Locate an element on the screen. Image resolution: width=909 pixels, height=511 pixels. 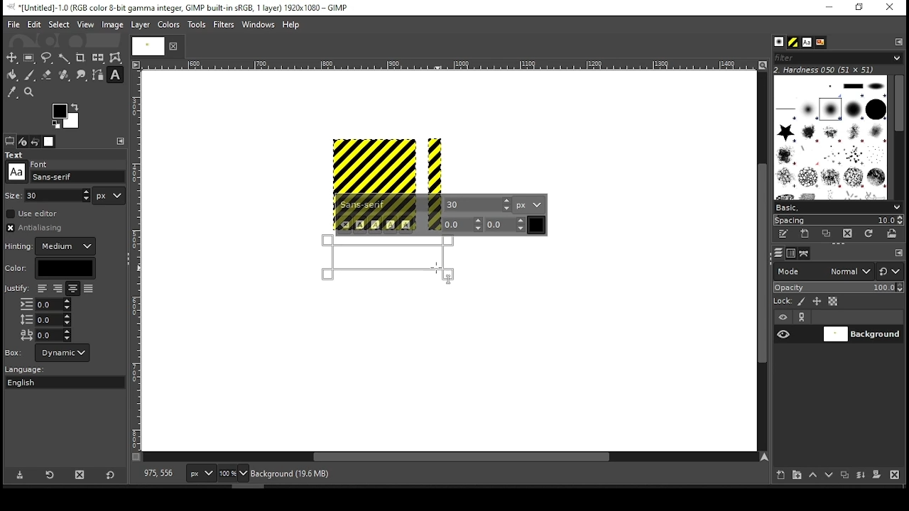
edit this brush is located at coordinates (783, 235).